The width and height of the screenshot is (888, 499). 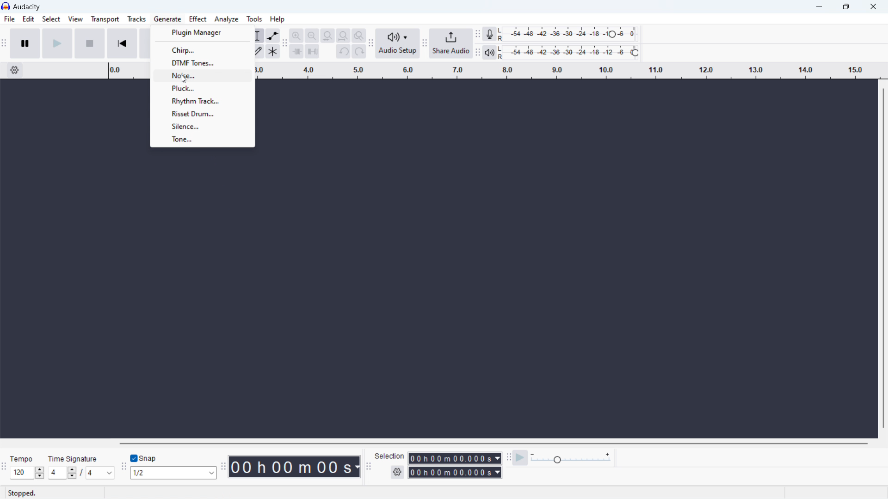 I want to click on share audio, so click(x=451, y=44).